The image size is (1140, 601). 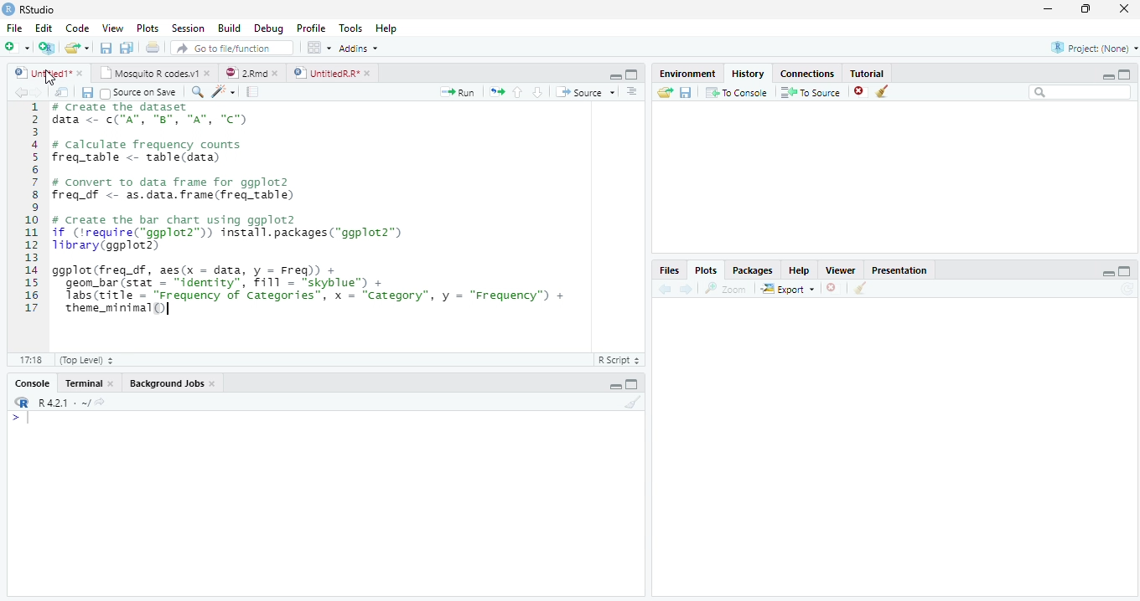 I want to click on Untitled, so click(x=50, y=74).